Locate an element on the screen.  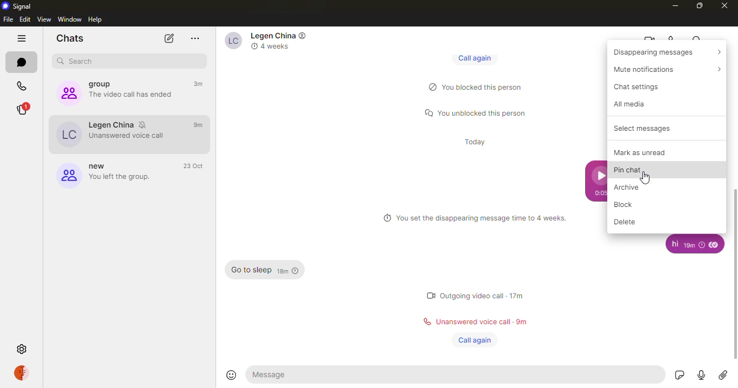
contact is located at coordinates (265, 41).